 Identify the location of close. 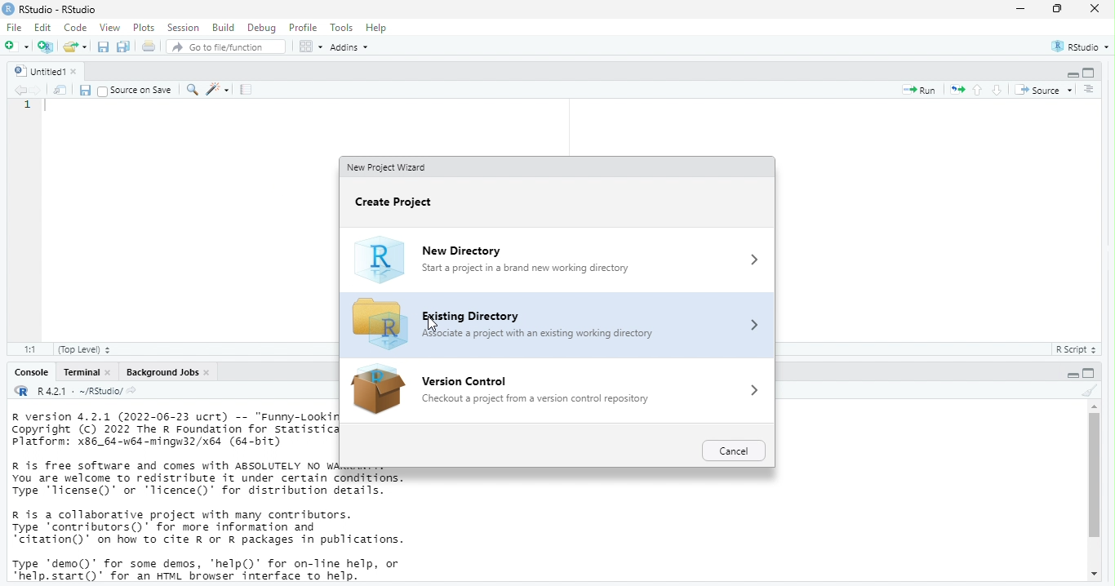
(210, 373).